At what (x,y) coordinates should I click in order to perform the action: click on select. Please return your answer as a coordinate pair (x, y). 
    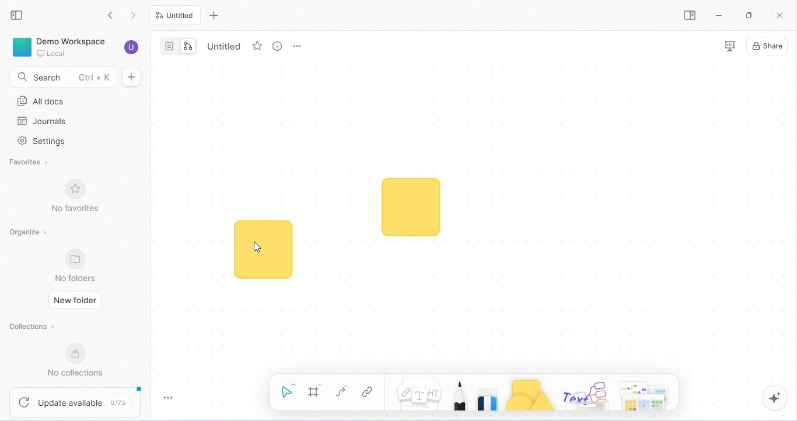
    Looking at the image, I should click on (289, 390).